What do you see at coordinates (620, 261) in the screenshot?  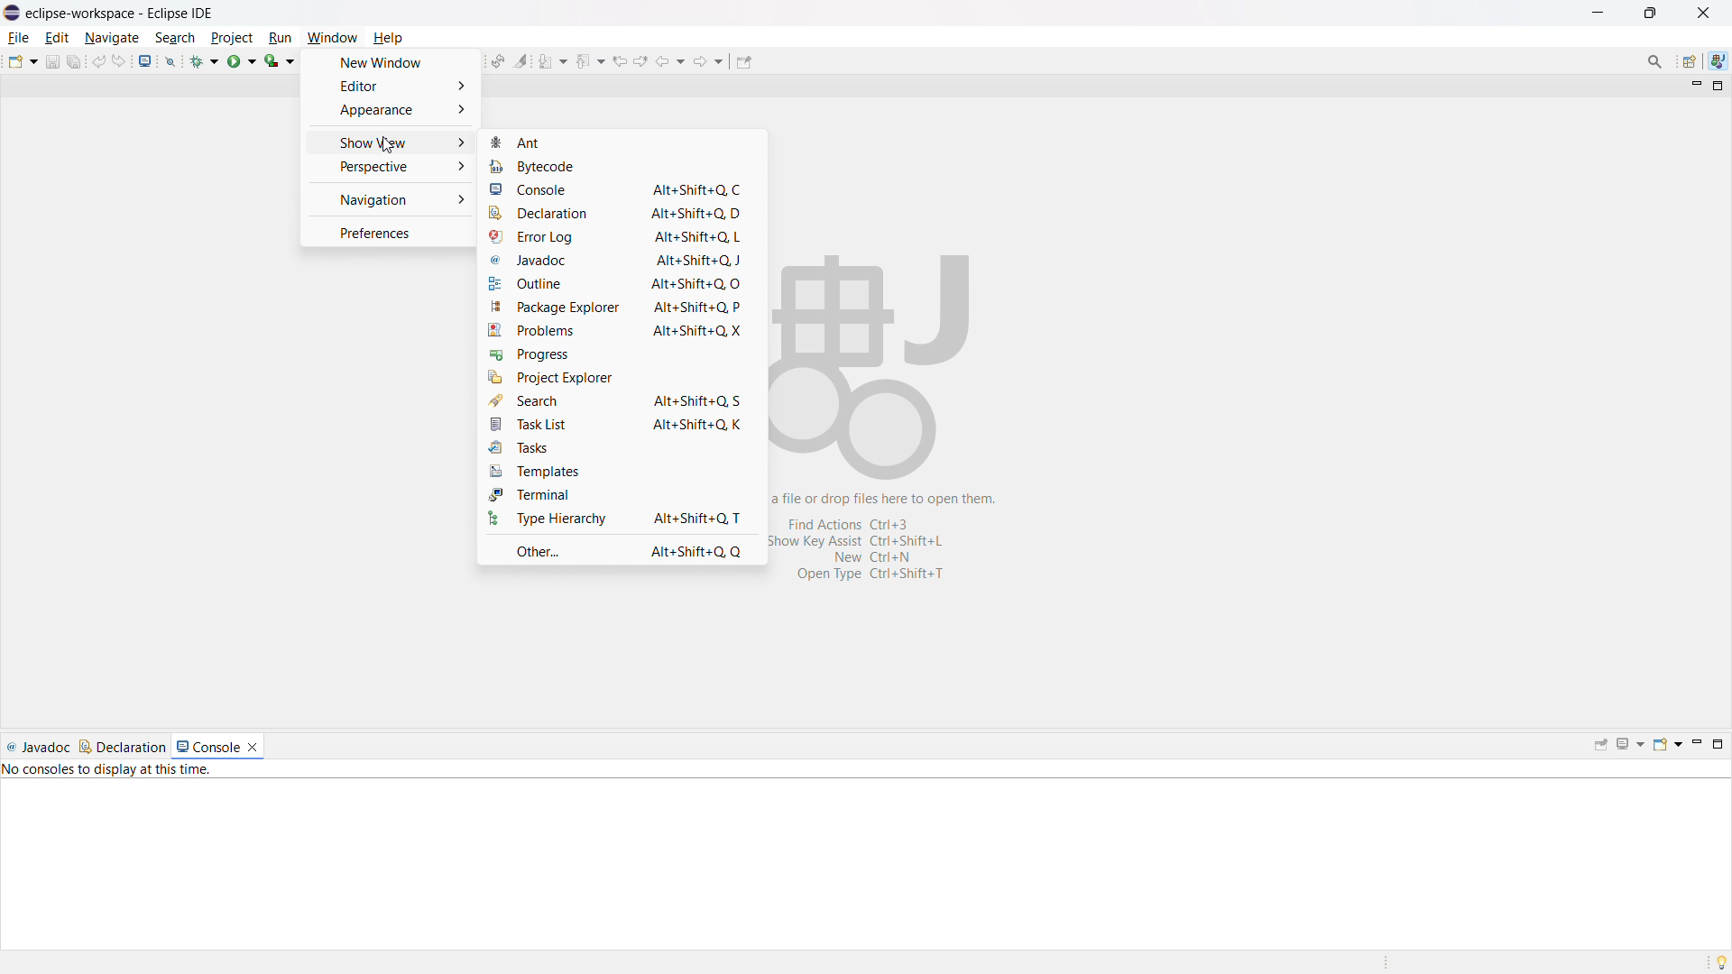 I see `javadoc` at bounding box center [620, 261].